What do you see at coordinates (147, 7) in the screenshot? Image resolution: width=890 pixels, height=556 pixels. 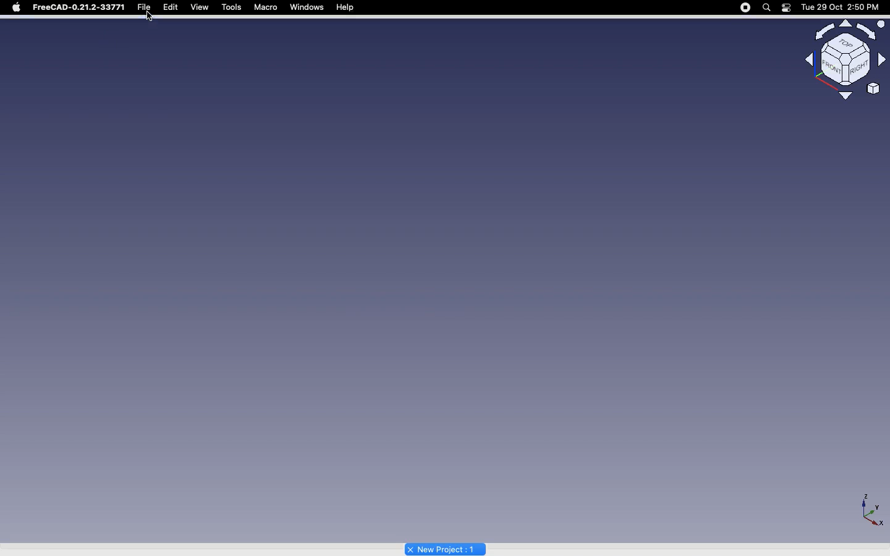 I see `File` at bounding box center [147, 7].